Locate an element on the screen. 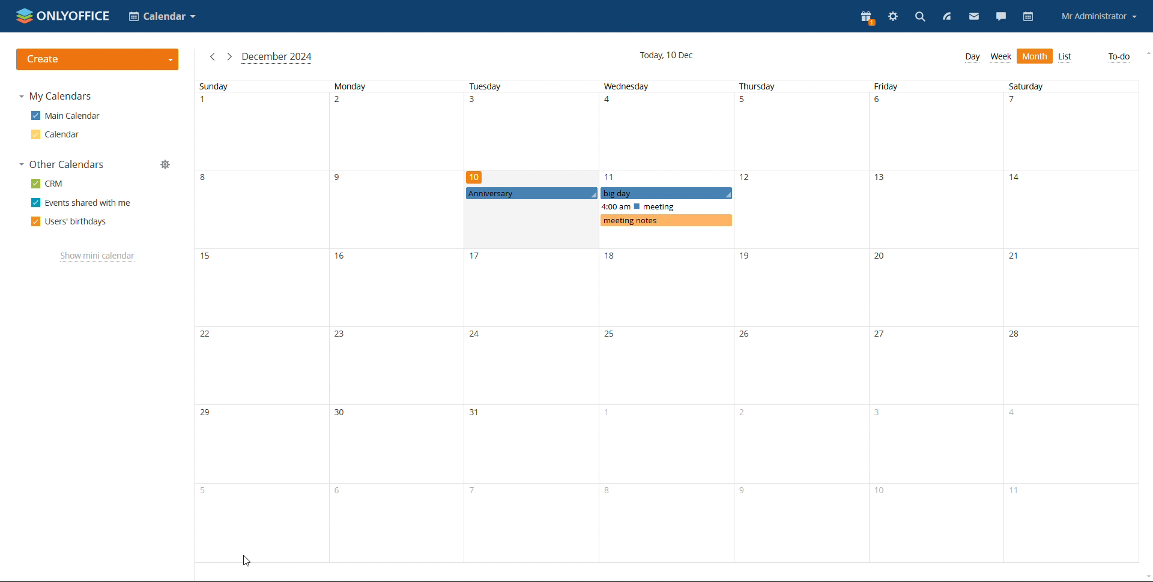  thursday is located at coordinates (802, 321).